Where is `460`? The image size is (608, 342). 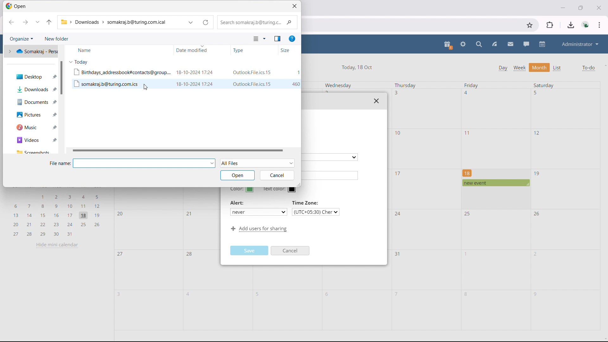 460 is located at coordinates (296, 84).